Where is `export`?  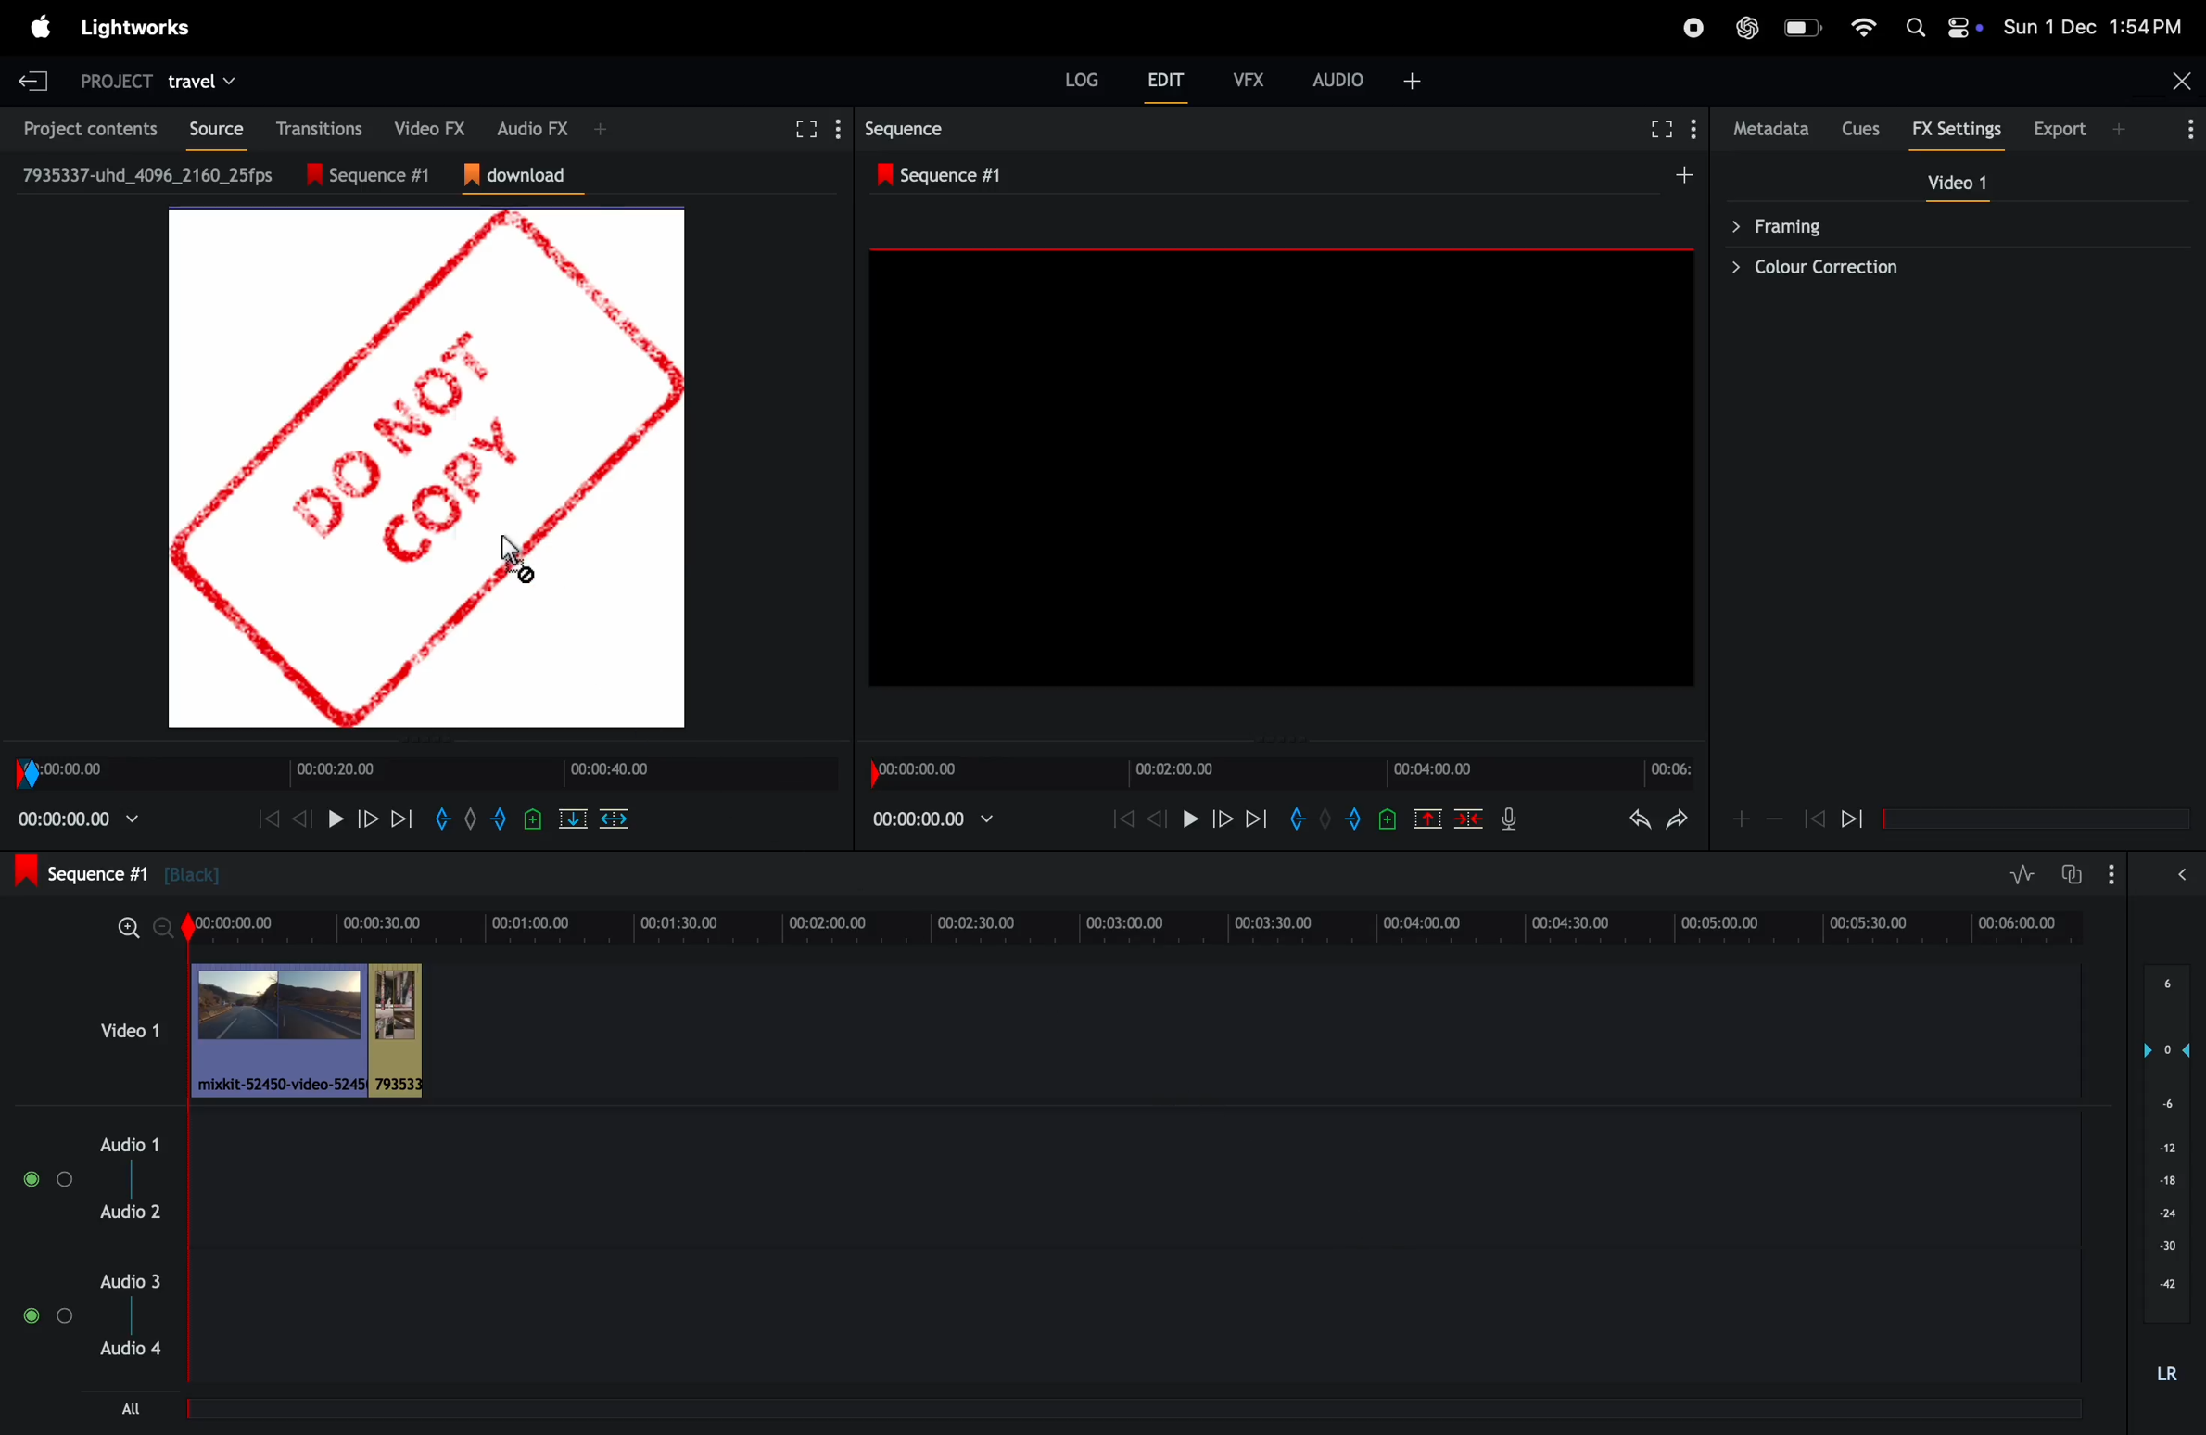
export is located at coordinates (2061, 128).